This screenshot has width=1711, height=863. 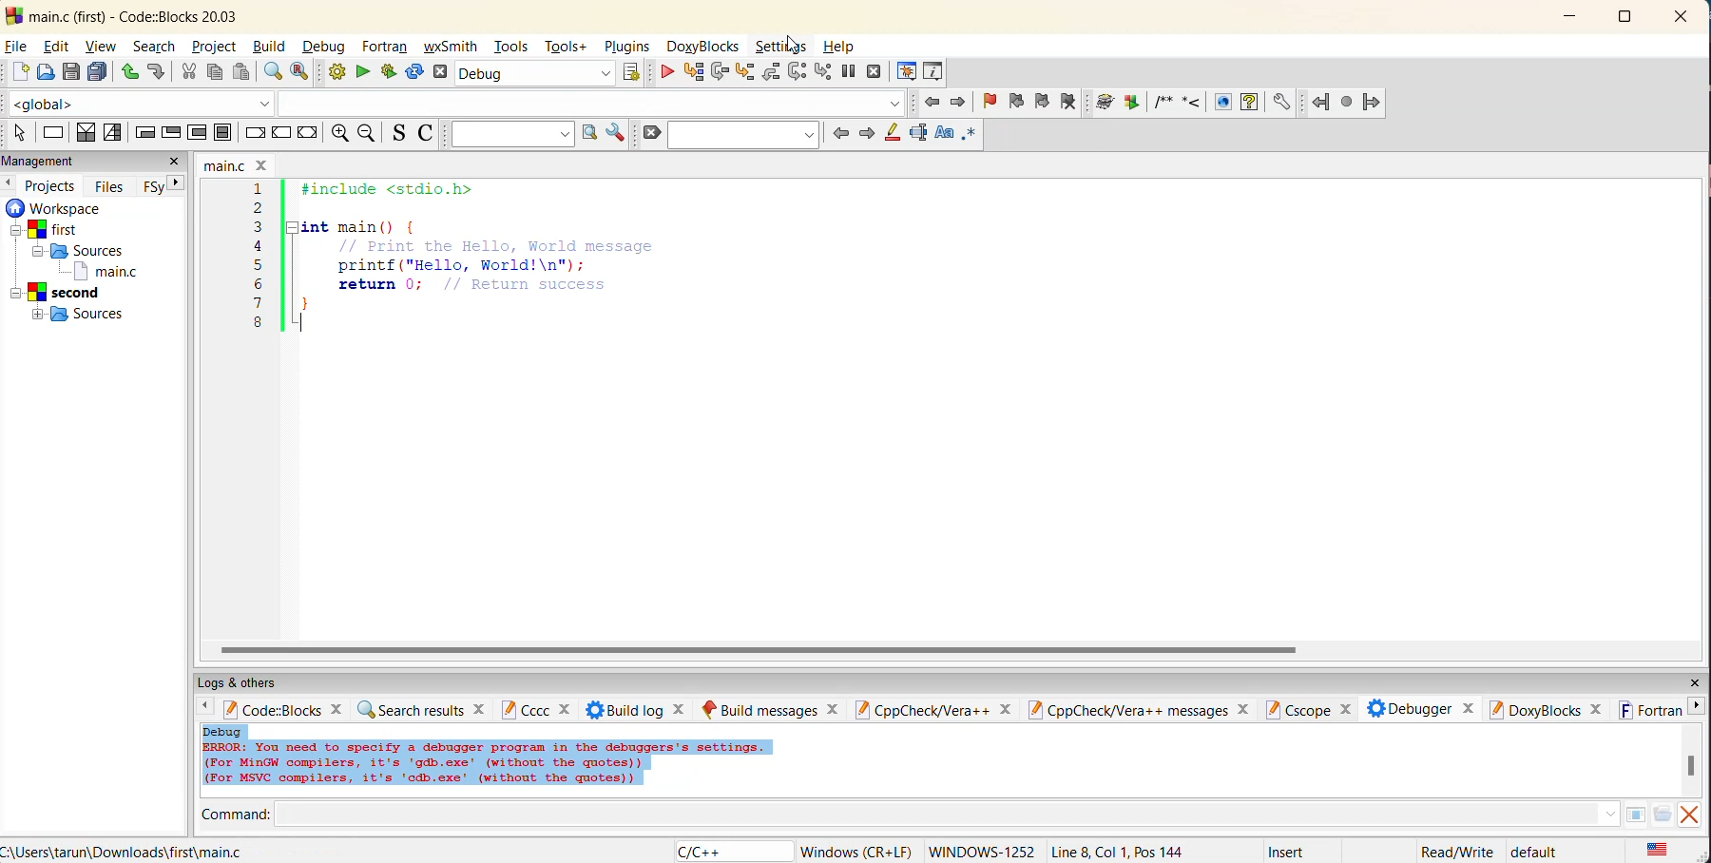 What do you see at coordinates (1318, 103) in the screenshot?
I see `Jump back` at bounding box center [1318, 103].